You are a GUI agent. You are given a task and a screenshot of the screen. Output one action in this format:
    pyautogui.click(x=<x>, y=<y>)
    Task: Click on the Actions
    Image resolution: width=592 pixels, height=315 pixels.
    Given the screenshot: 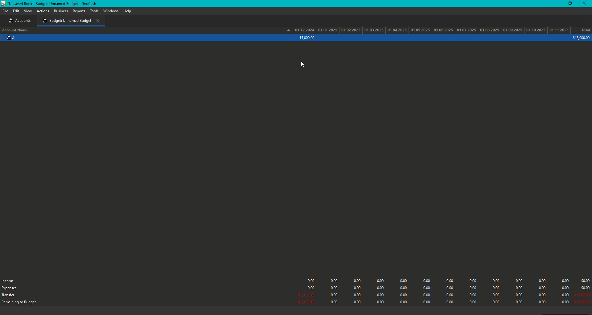 What is the action you would take?
    pyautogui.click(x=43, y=12)
    